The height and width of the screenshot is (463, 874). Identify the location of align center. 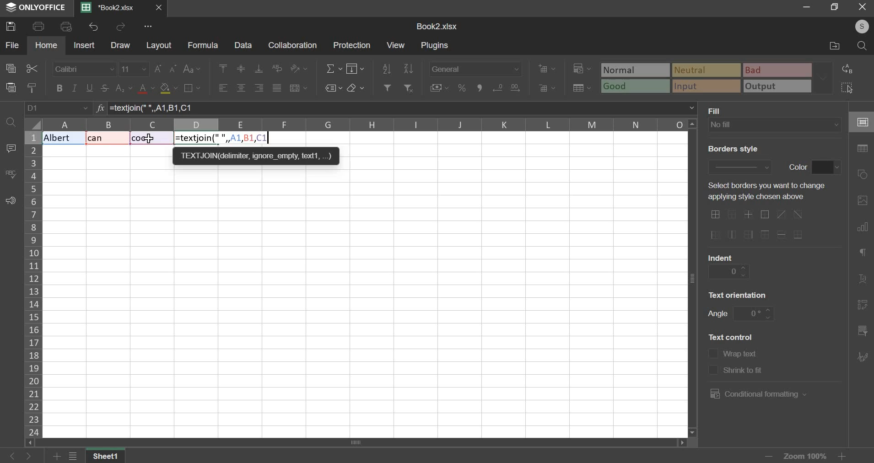
(241, 88).